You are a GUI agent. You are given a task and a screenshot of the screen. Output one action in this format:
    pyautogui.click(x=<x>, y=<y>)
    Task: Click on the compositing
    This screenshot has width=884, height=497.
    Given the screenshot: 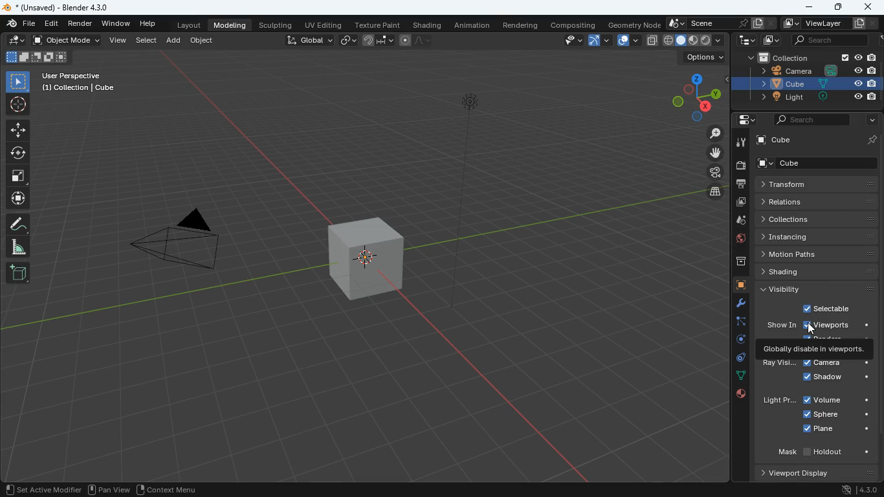 What is the action you would take?
    pyautogui.click(x=572, y=25)
    